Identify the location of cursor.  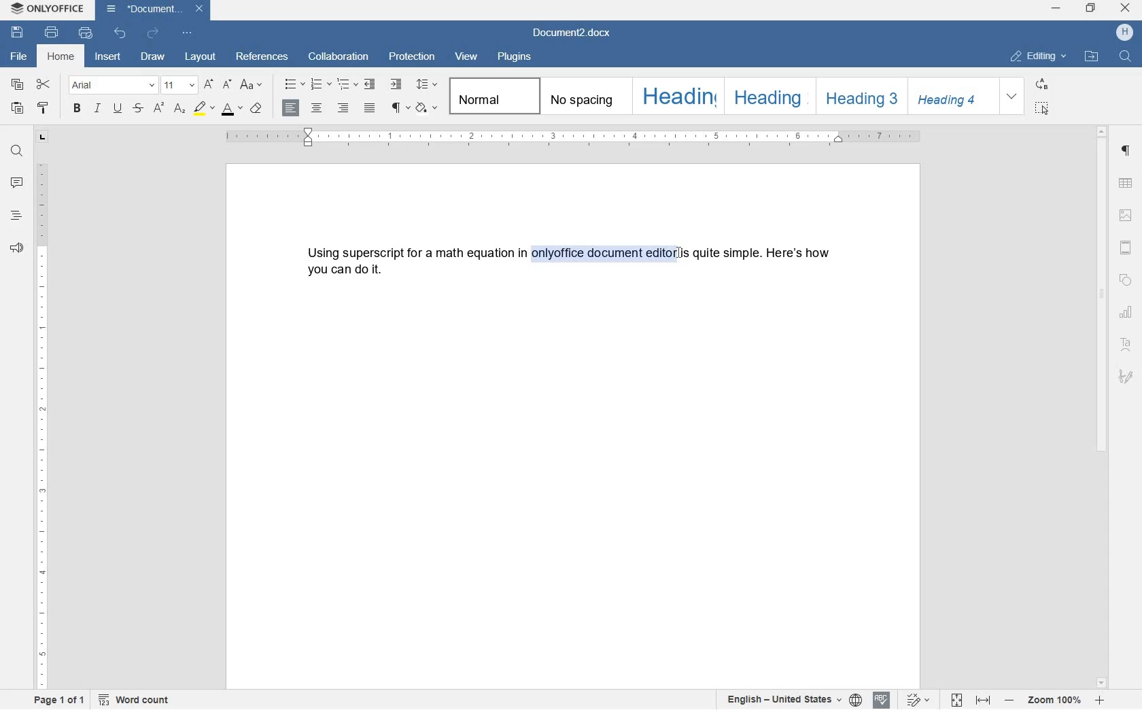
(680, 256).